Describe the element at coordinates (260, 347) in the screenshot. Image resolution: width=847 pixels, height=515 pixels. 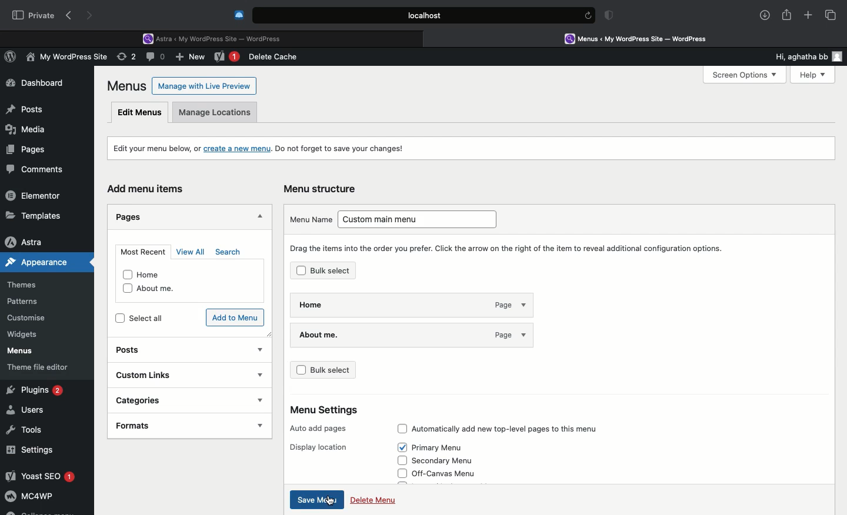
I see `Show` at that location.